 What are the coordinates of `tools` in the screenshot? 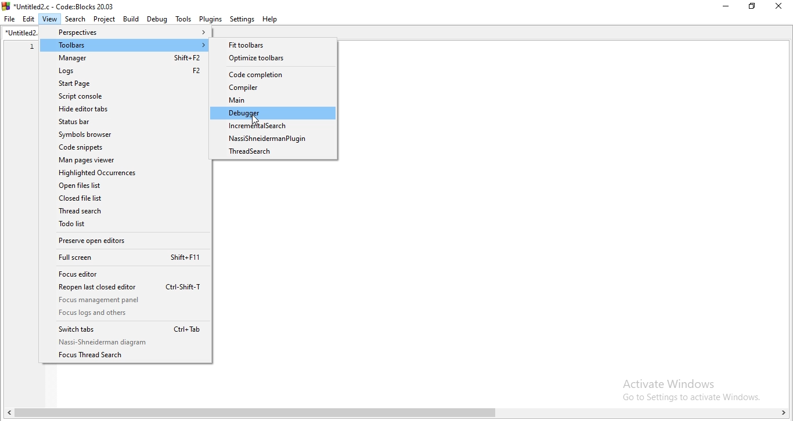 It's located at (183, 18).